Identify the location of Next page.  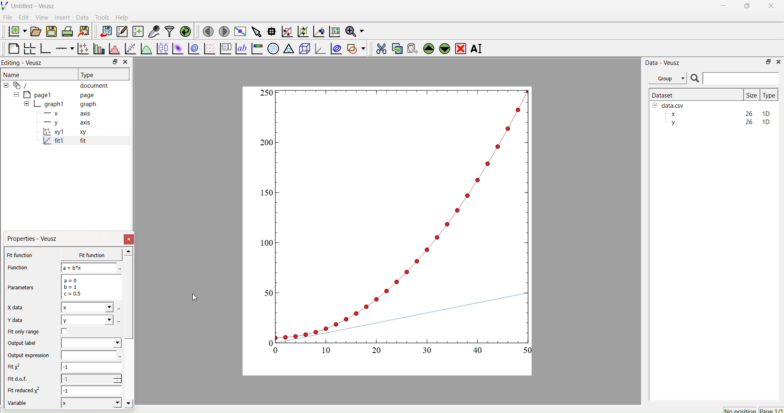
(222, 31).